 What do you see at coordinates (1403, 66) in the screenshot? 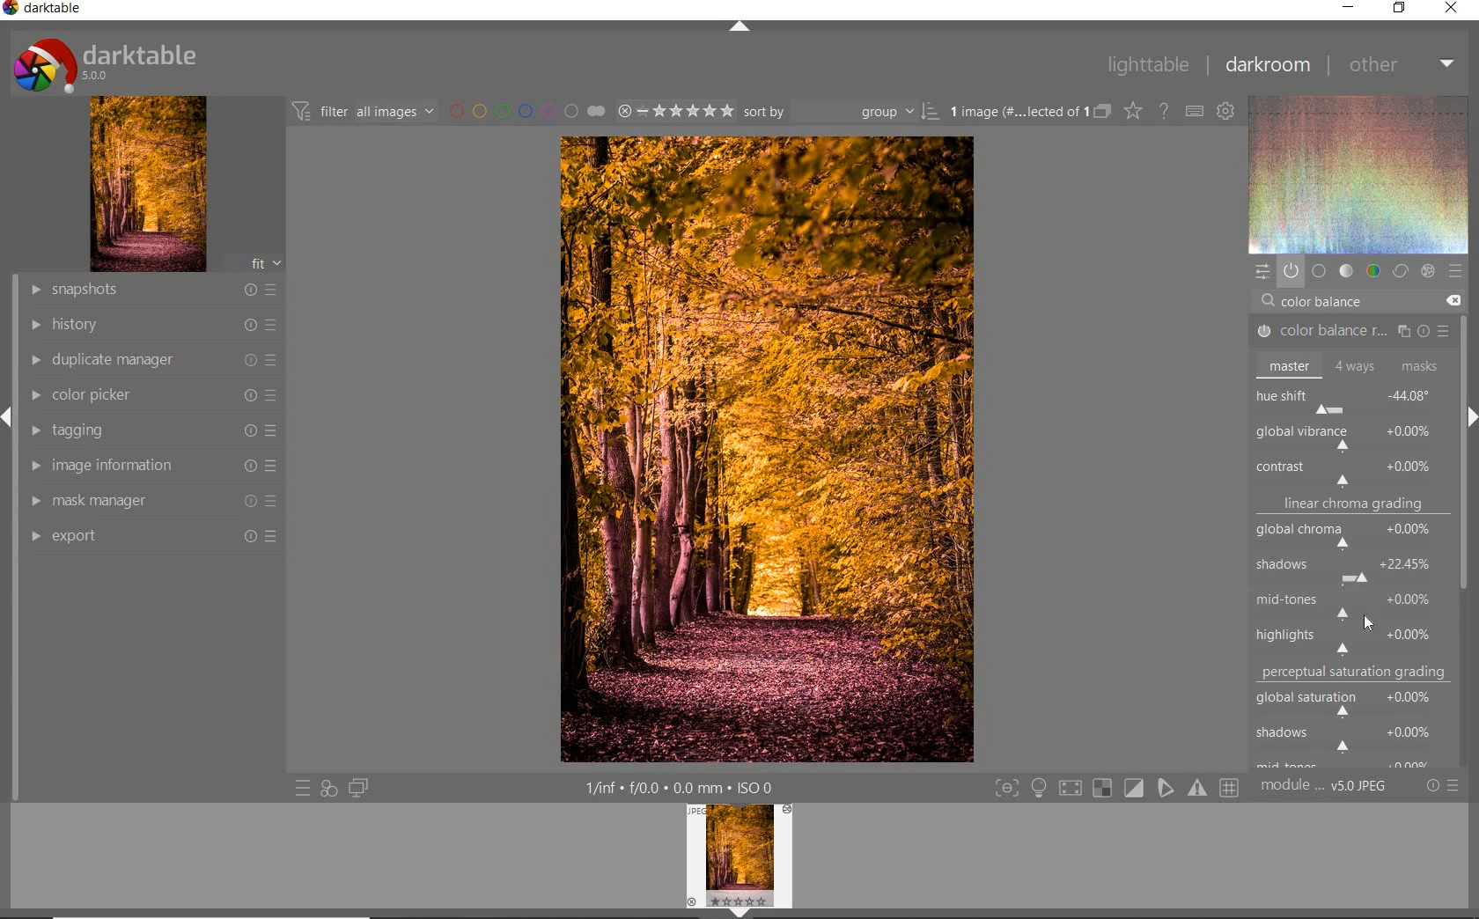
I see `other` at bounding box center [1403, 66].